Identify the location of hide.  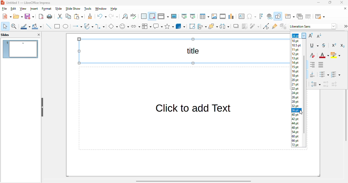
(42, 107).